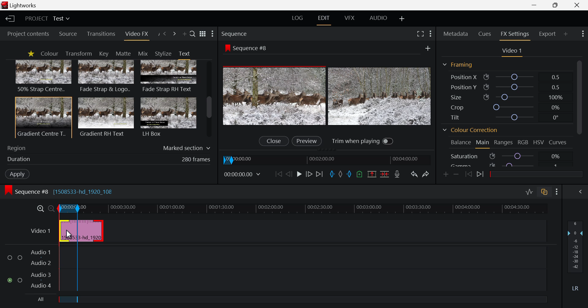 The height and width of the screenshot is (308, 588). Describe the element at coordinates (328, 96) in the screenshot. I see `Preview Altered` at that location.